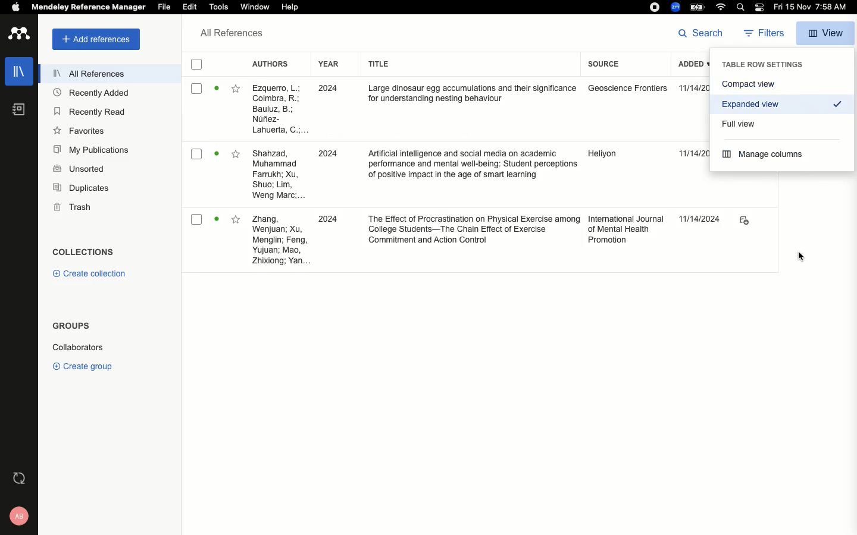 The height and width of the screenshot is (535, 857). I want to click on cursor, so click(795, 257).